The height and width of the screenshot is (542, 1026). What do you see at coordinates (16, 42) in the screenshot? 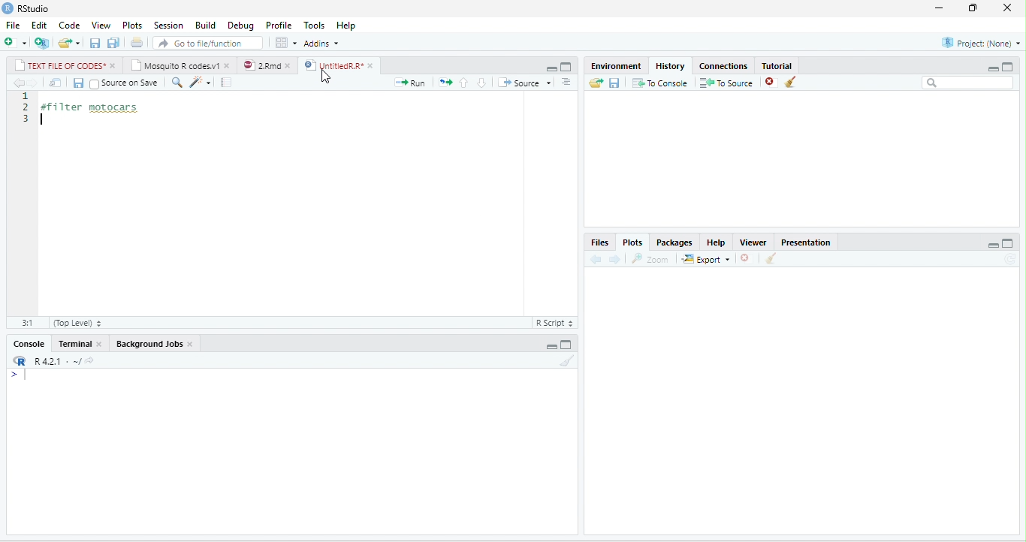
I see `new file` at bounding box center [16, 42].